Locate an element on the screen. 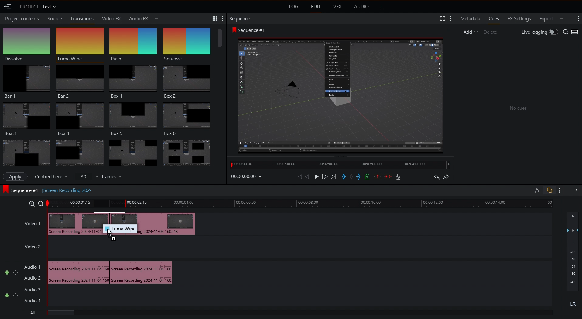 The image size is (582, 319). Remove Marker is located at coordinates (352, 177).